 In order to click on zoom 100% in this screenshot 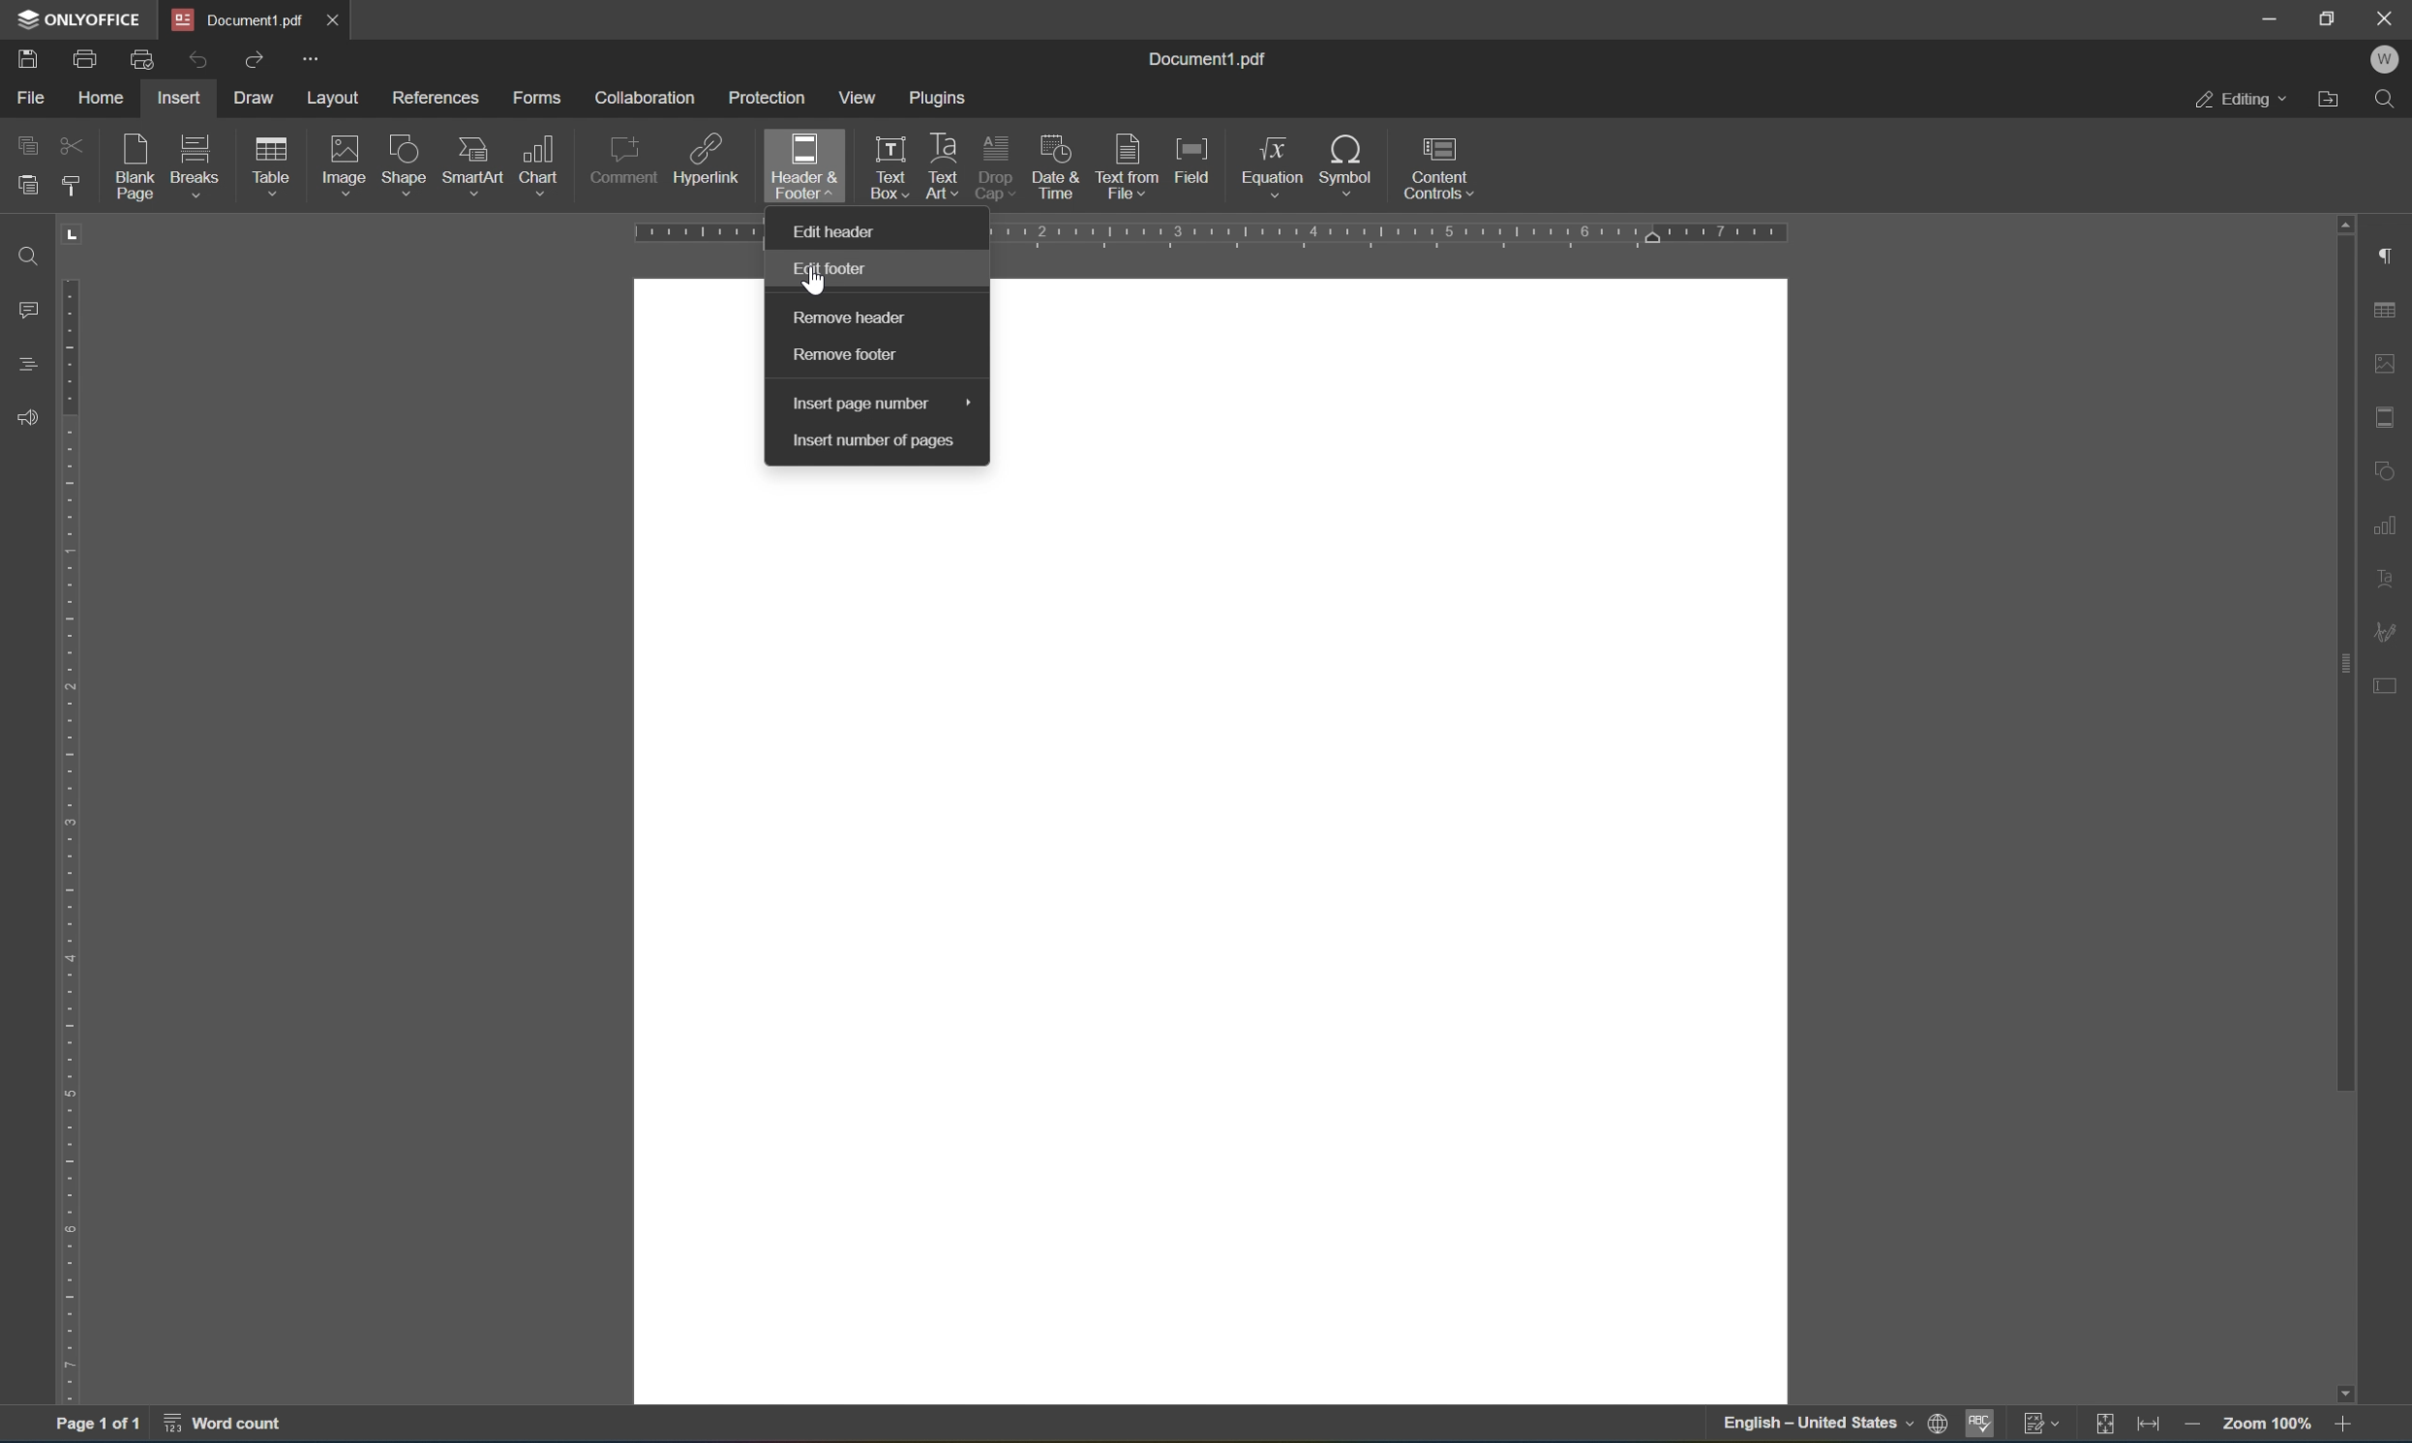, I will do `click(2264, 1425)`.